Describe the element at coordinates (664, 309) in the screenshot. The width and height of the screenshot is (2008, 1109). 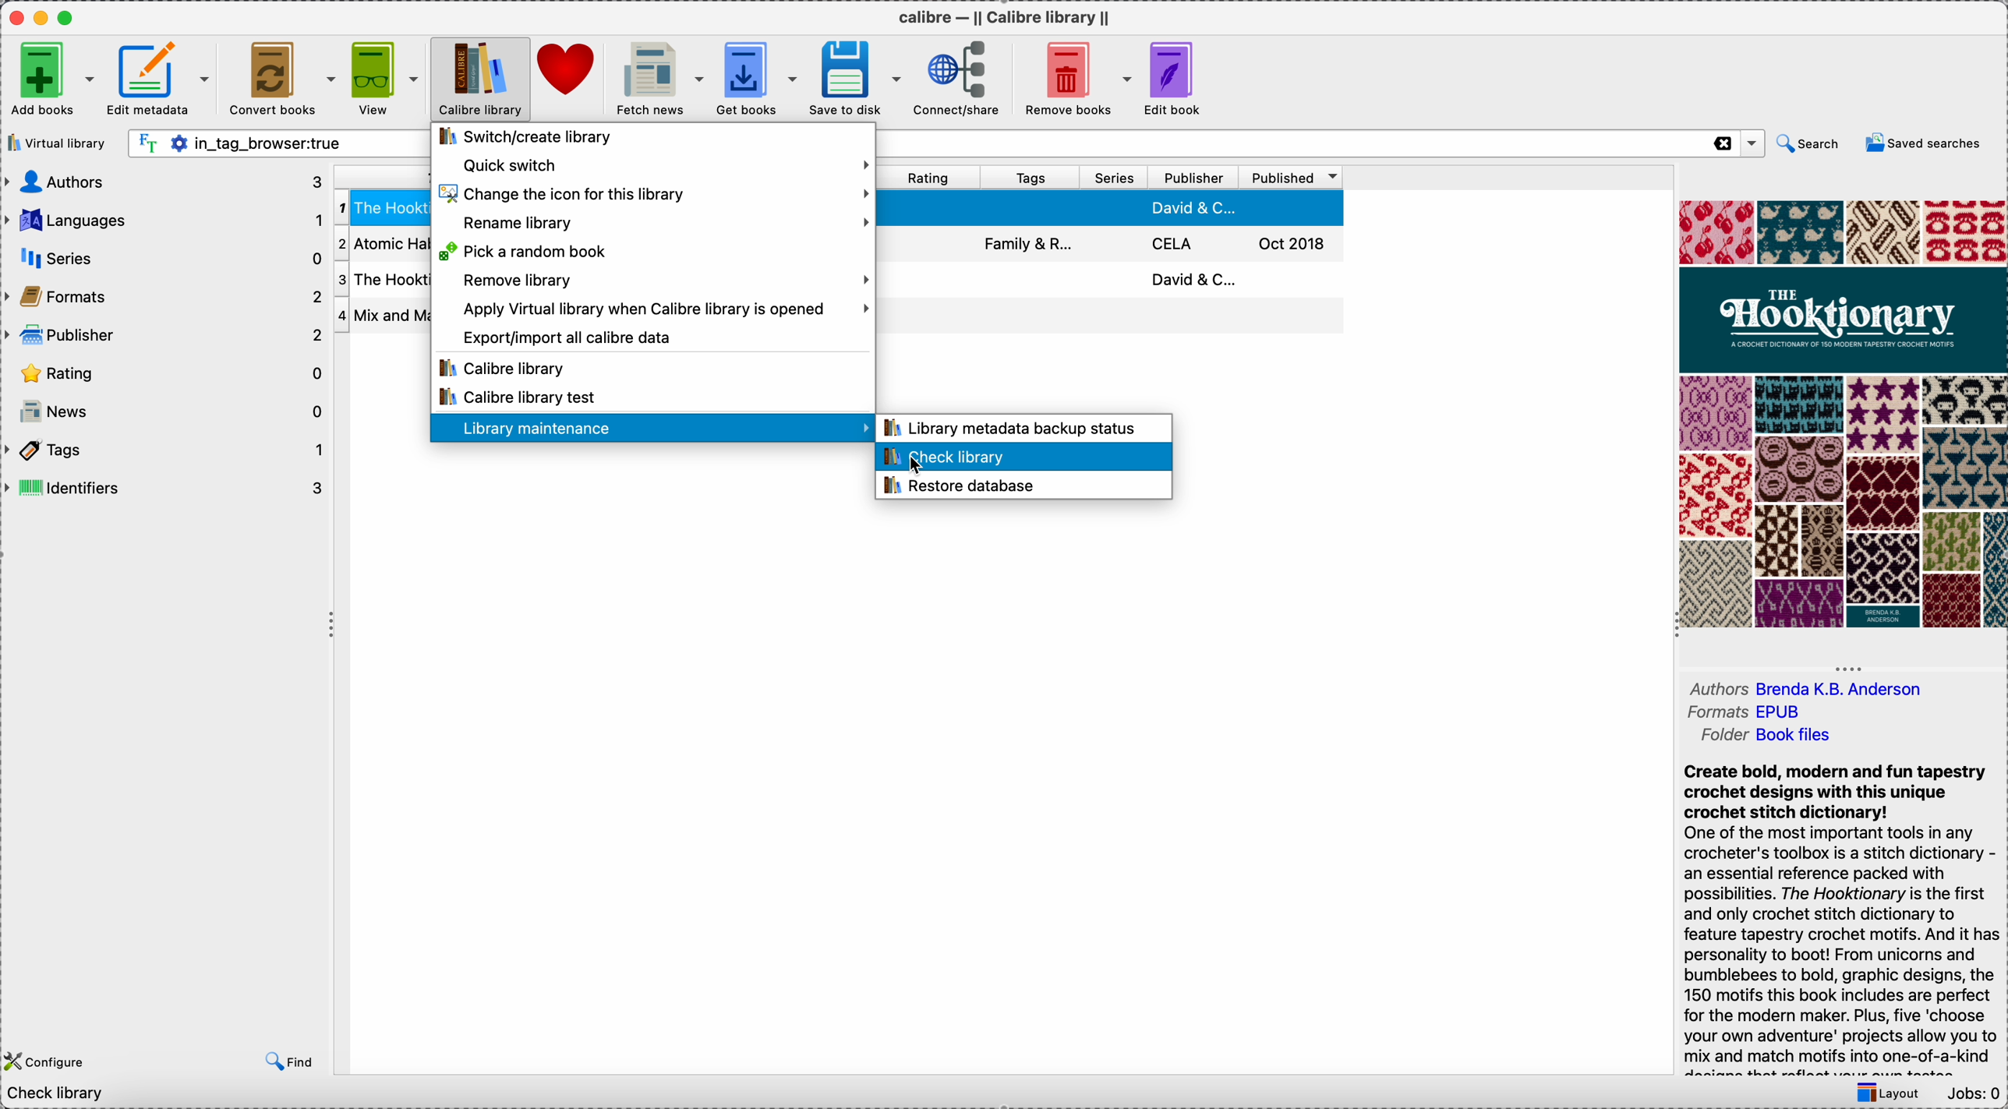
I see `apply virtual library when Calibre library is opened` at that location.